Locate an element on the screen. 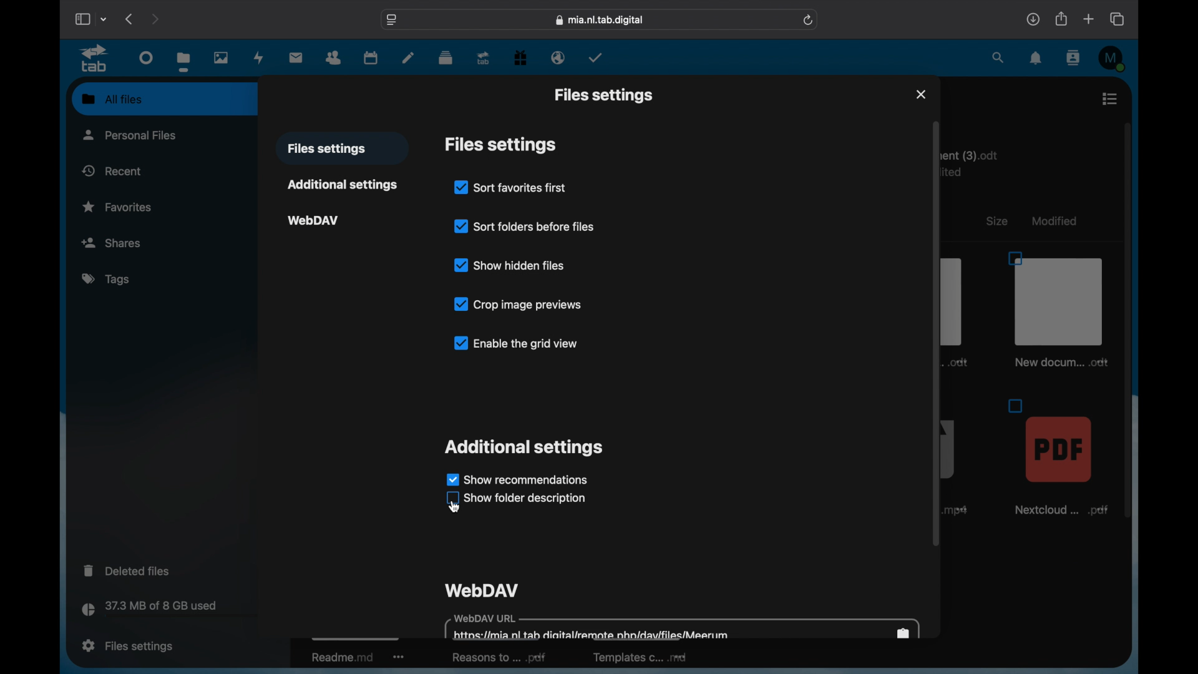 The image size is (1198, 674). calendar is located at coordinates (371, 57).